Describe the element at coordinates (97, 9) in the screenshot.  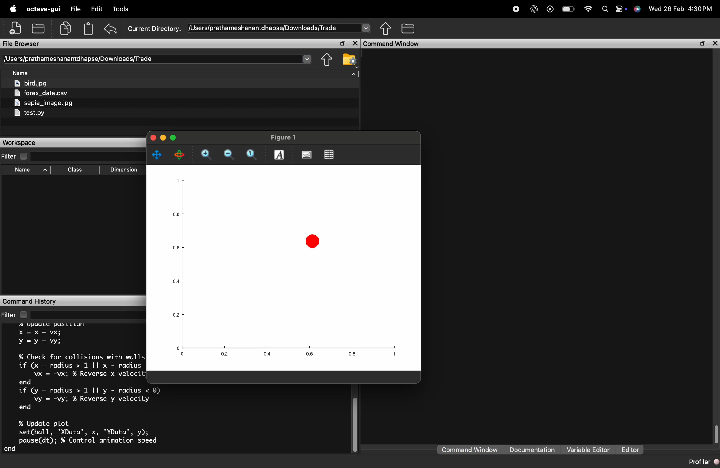
I see `edit` at that location.